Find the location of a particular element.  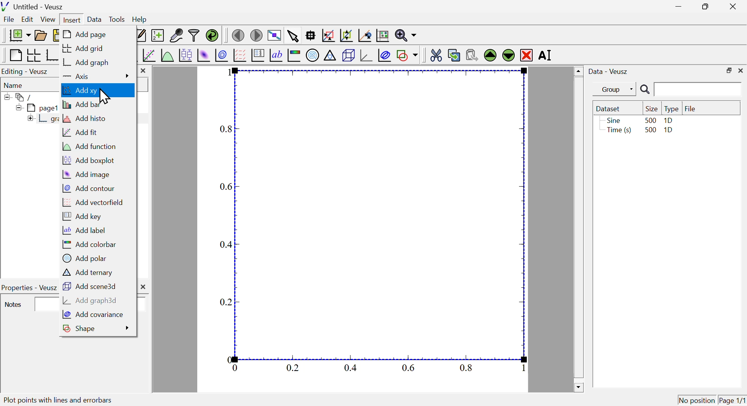

file is located at coordinates (691, 108).